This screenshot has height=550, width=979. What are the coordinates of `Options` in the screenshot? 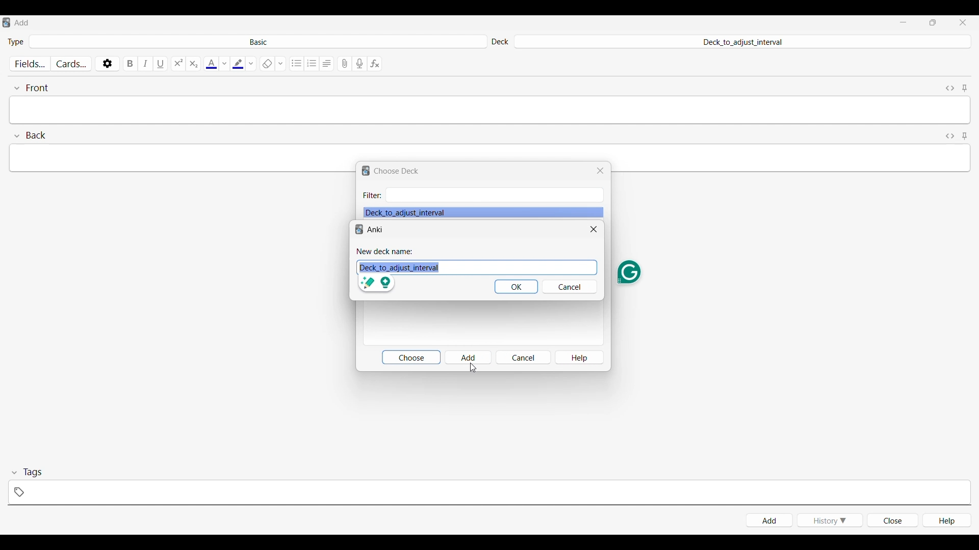 It's located at (107, 63).